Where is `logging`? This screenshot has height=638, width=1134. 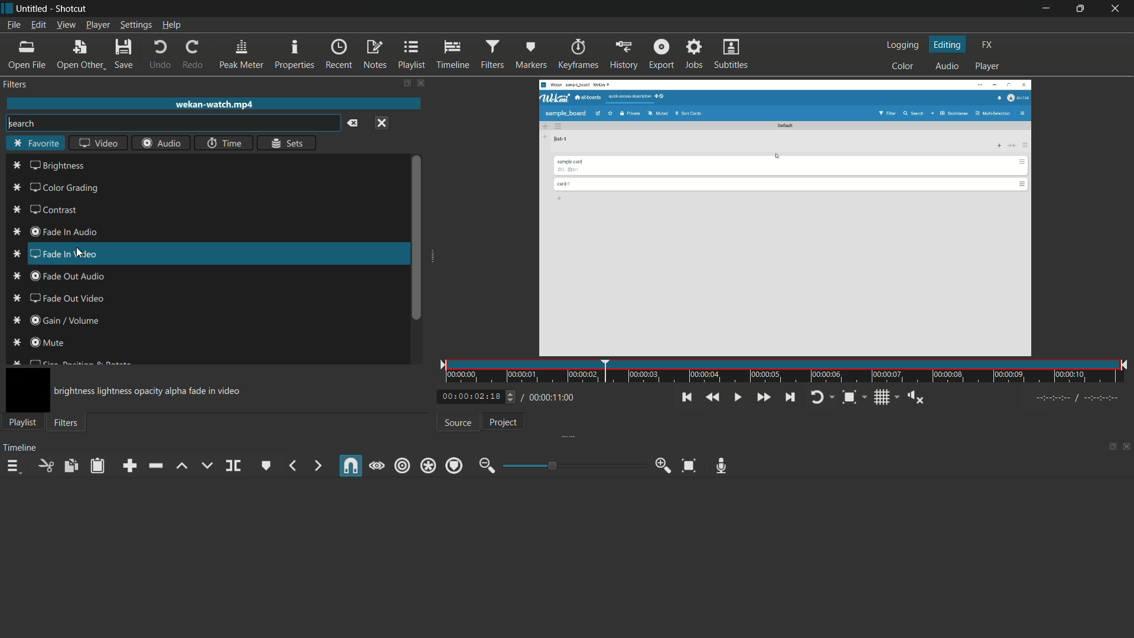
logging is located at coordinates (905, 45).